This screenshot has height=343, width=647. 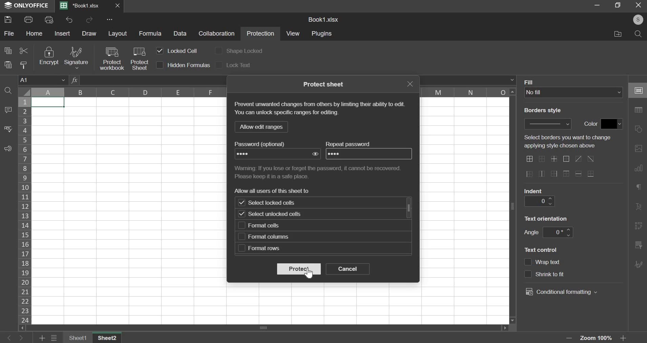 I want to click on text, so click(x=325, y=84).